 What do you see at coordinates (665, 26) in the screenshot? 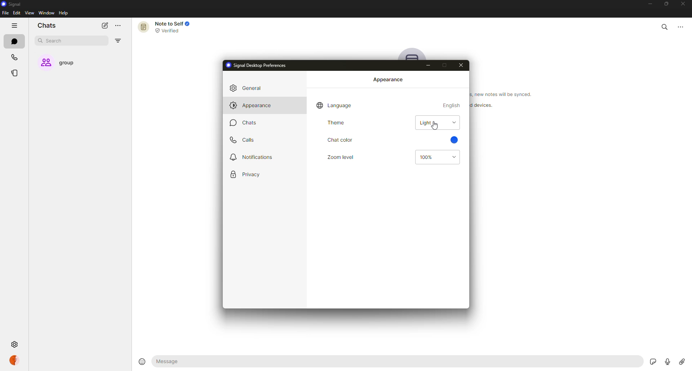
I see `search` at bounding box center [665, 26].